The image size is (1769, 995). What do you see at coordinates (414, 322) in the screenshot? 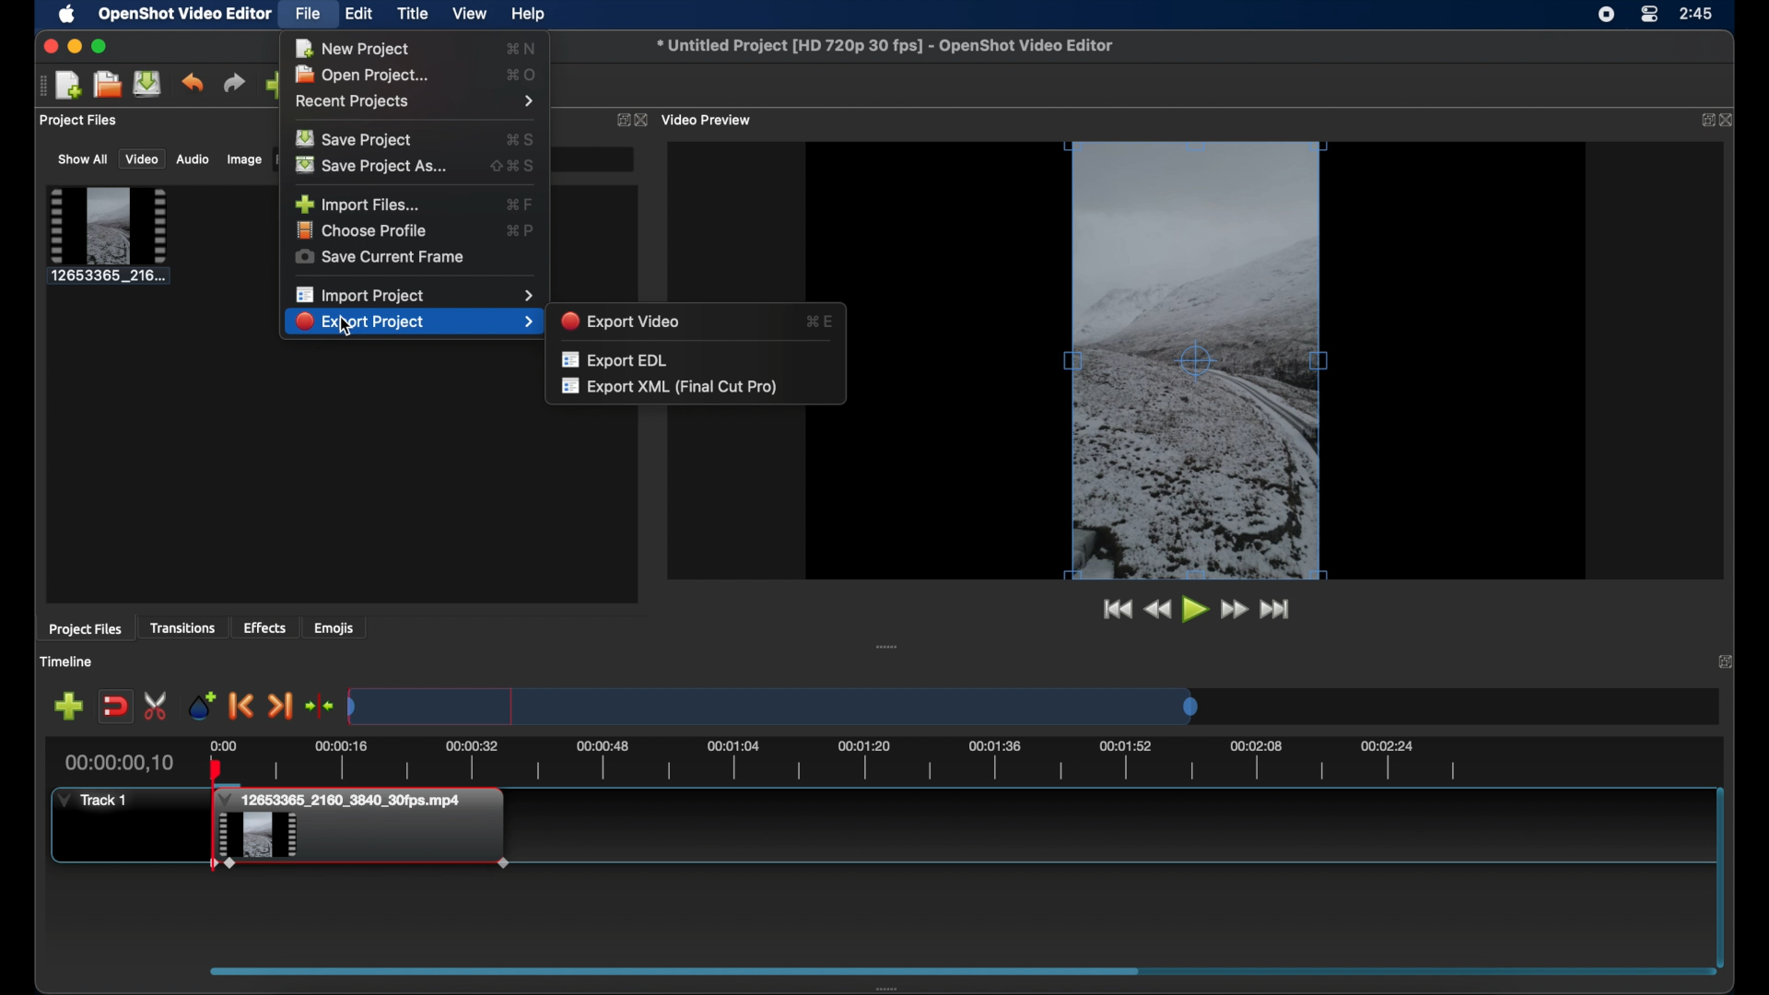
I see `export video menu` at bounding box center [414, 322].